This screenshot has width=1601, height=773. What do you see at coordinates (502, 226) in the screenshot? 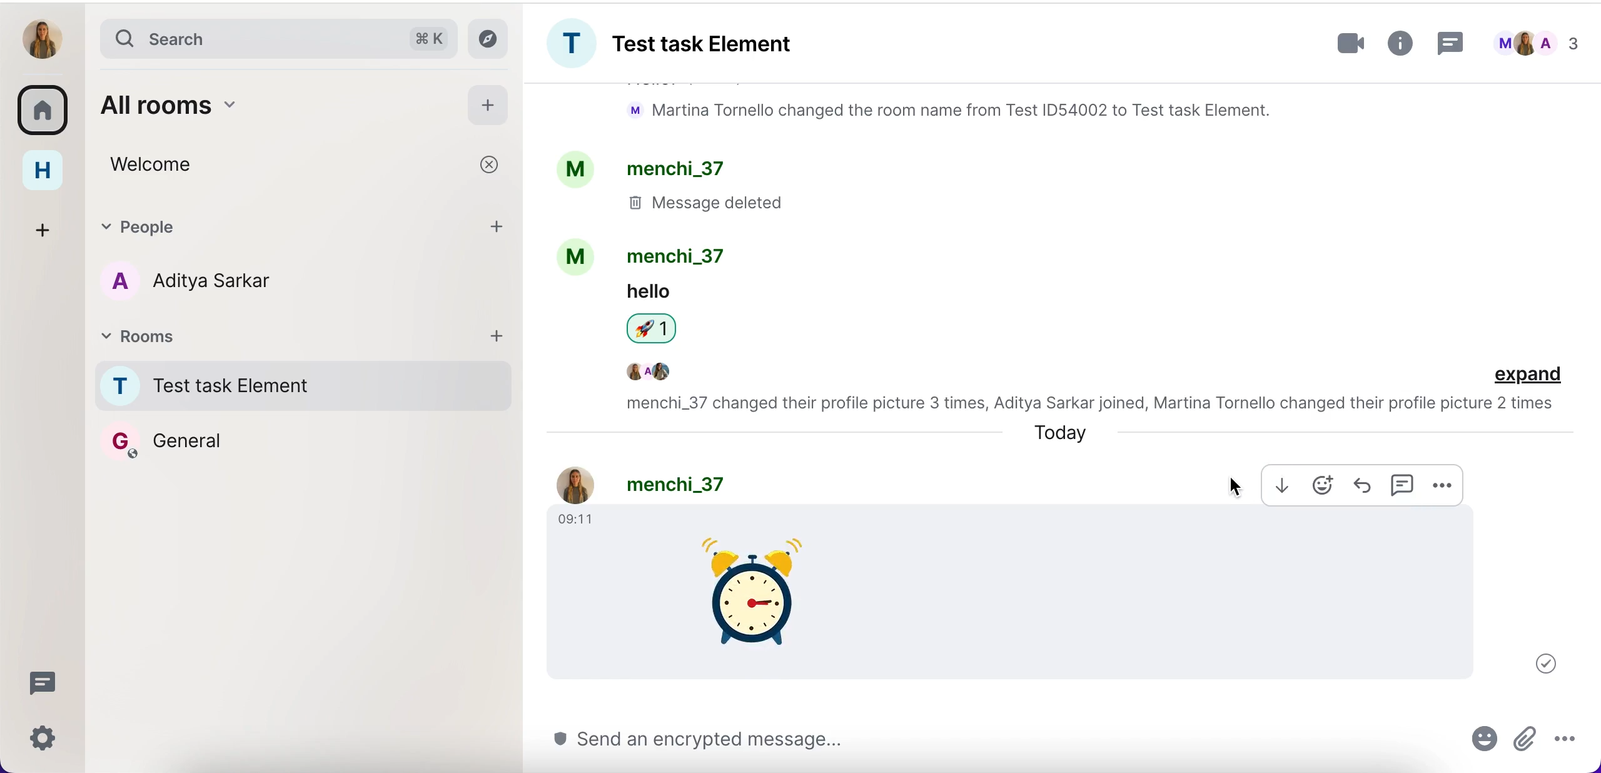
I see `add` at bounding box center [502, 226].